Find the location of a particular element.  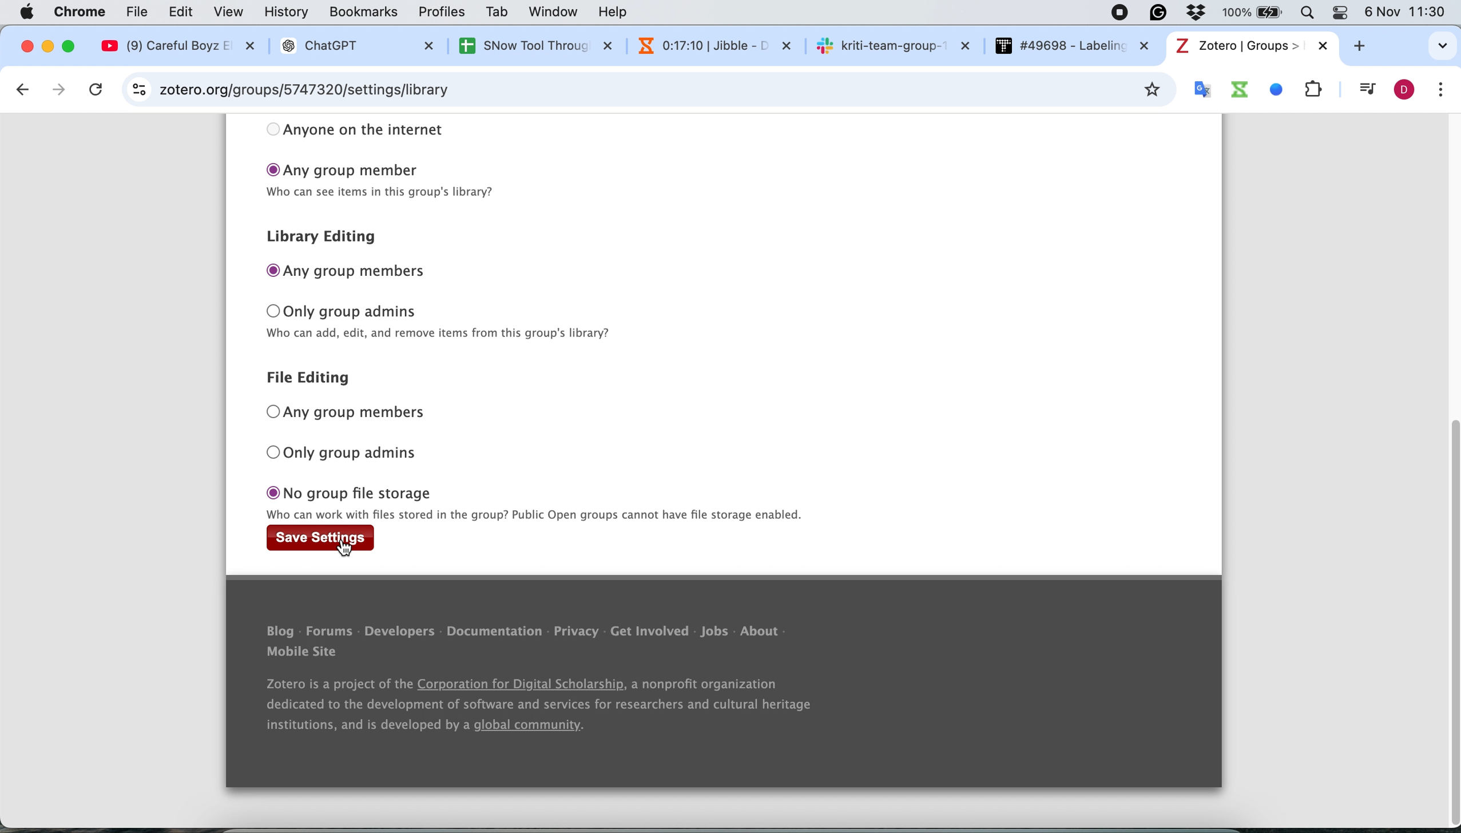

tab name is located at coordinates (1250, 46).